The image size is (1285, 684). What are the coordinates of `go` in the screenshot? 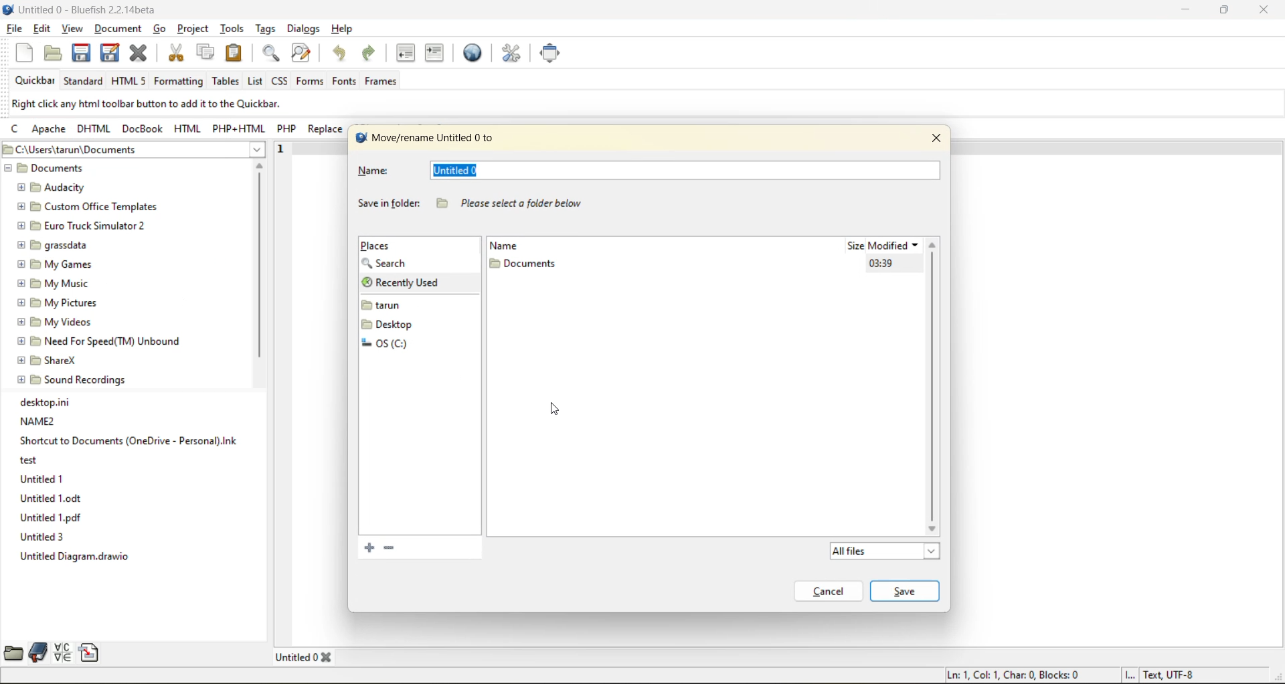 It's located at (160, 29).